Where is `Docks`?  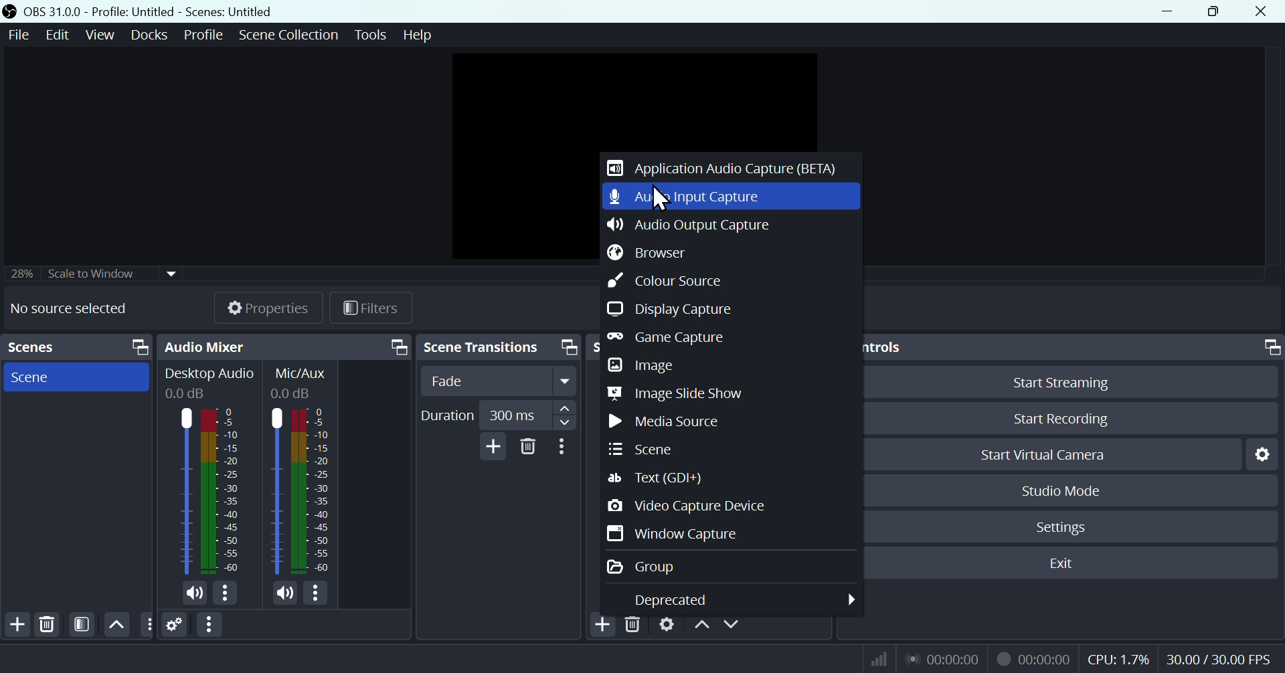
Docks is located at coordinates (152, 35).